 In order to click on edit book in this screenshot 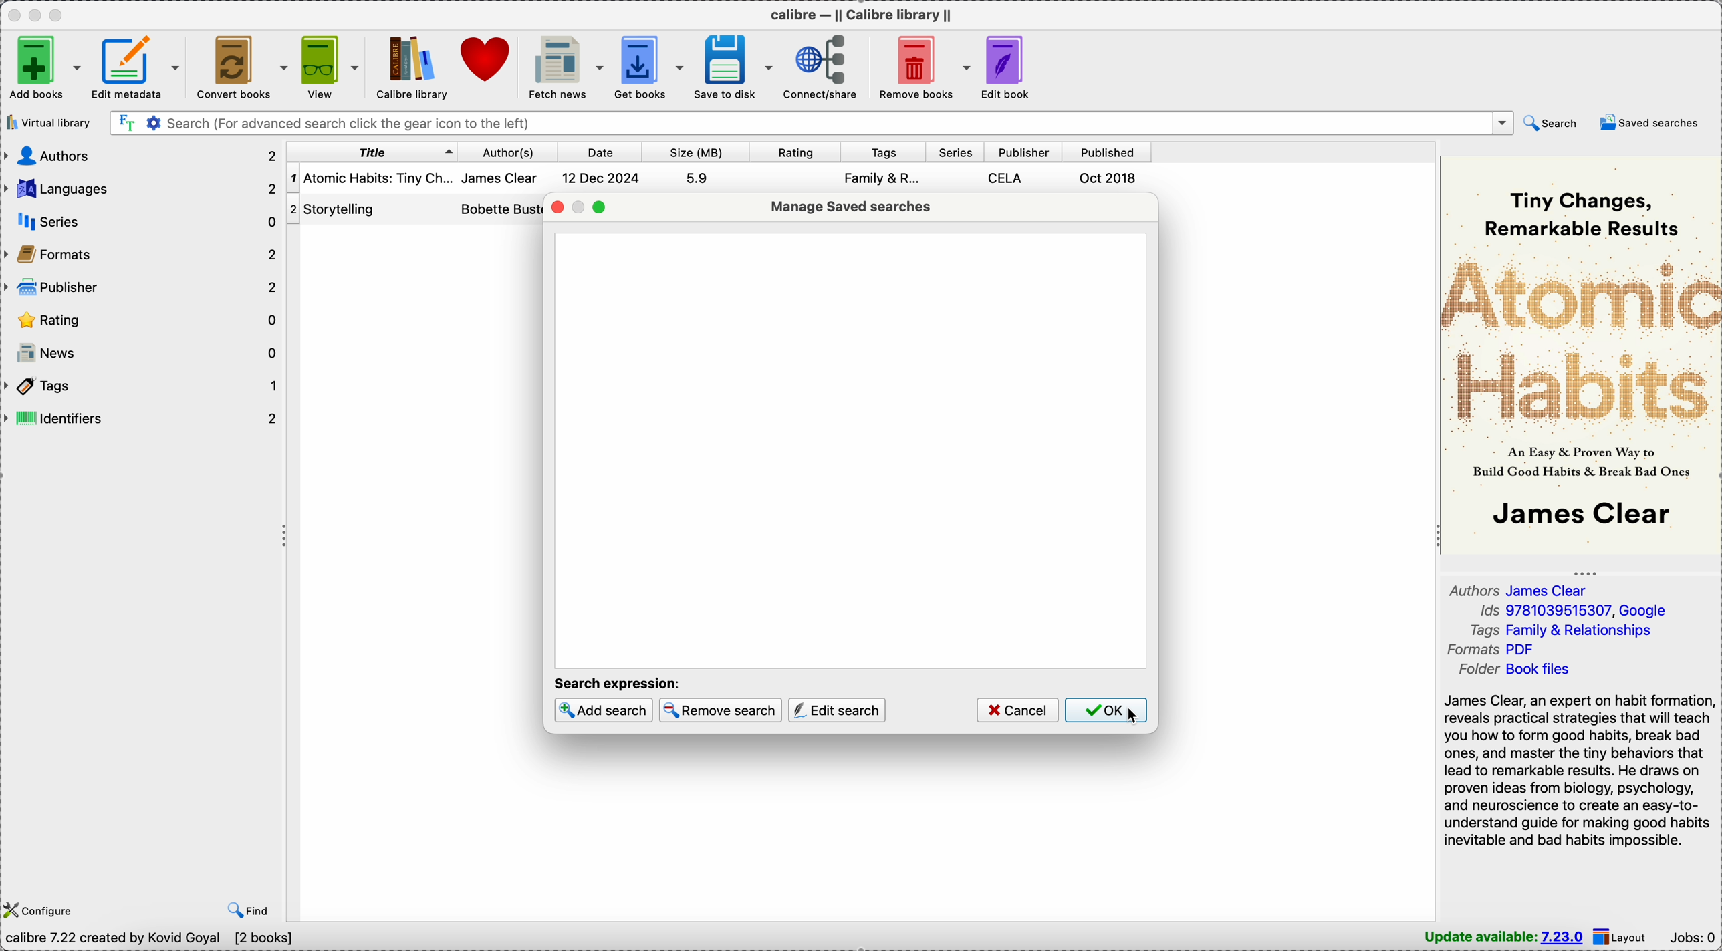, I will do `click(1011, 67)`.